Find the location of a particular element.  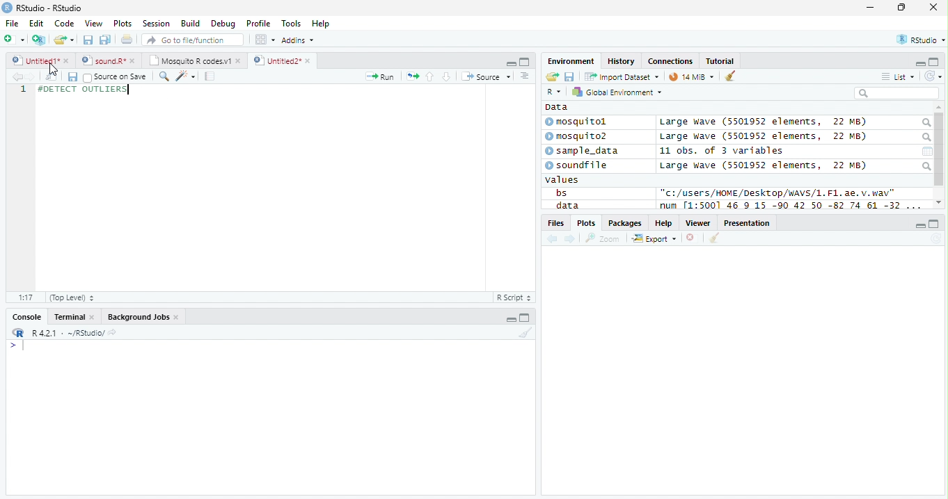

search is located at coordinates (925, 123).